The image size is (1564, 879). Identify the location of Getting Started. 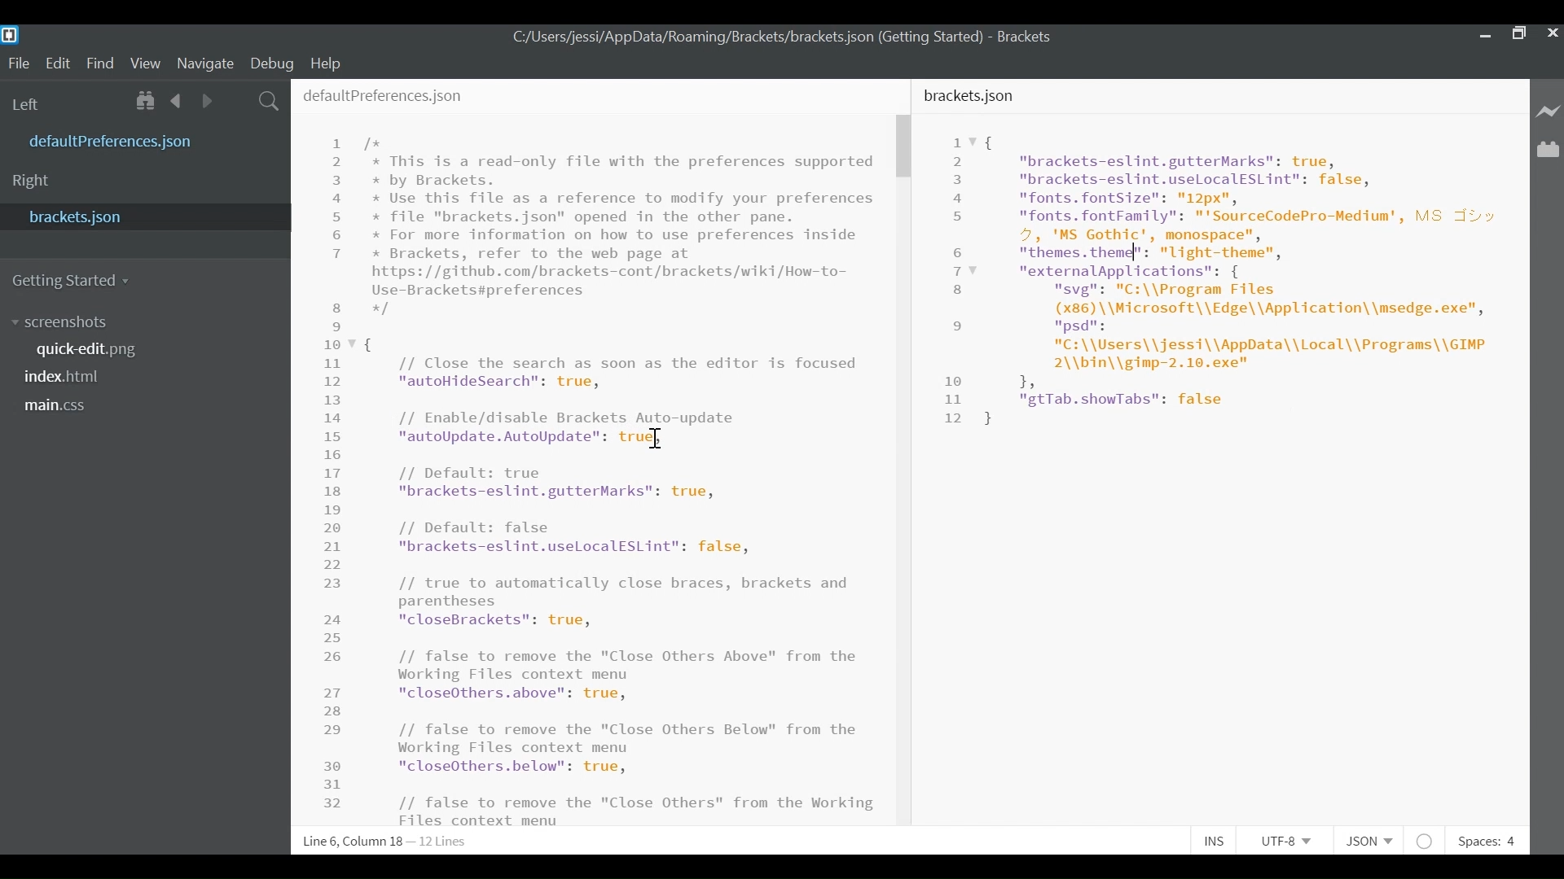
(78, 281).